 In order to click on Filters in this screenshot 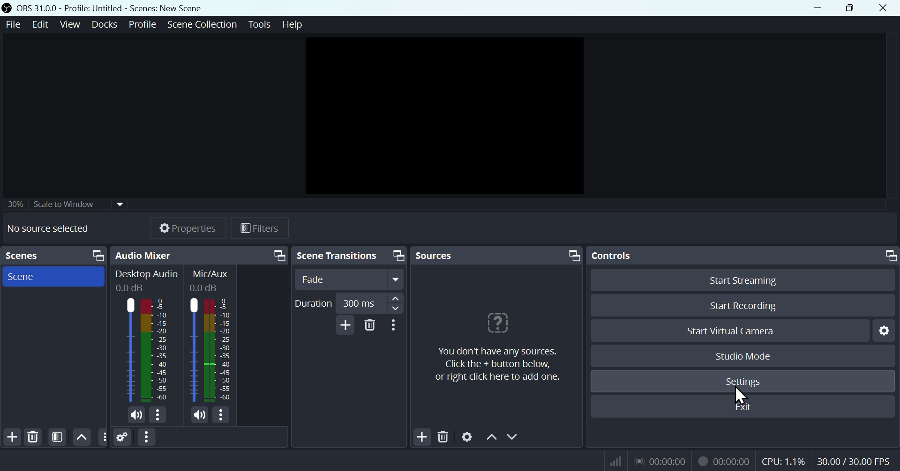, I will do `click(262, 228)`.